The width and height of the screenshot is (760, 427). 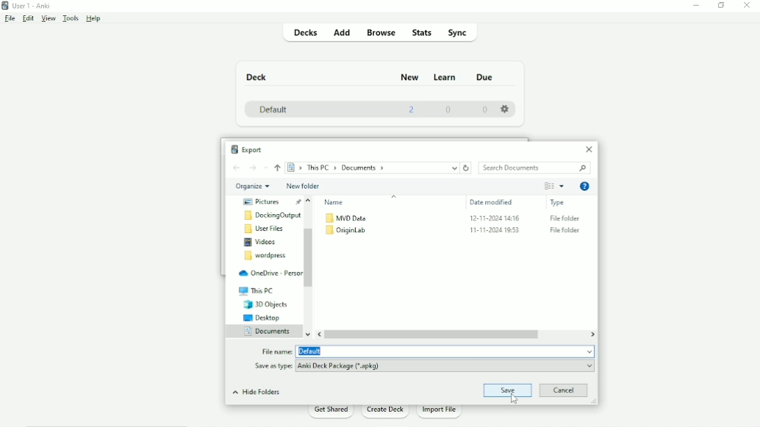 What do you see at coordinates (257, 392) in the screenshot?
I see `Hide Folders` at bounding box center [257, 392].